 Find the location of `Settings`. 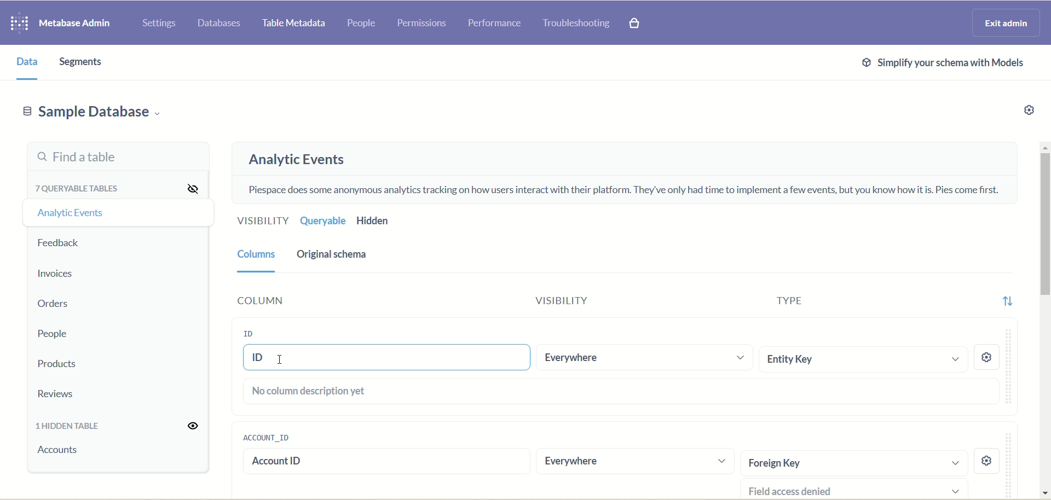

Settings is located at coordinates (991, 357).